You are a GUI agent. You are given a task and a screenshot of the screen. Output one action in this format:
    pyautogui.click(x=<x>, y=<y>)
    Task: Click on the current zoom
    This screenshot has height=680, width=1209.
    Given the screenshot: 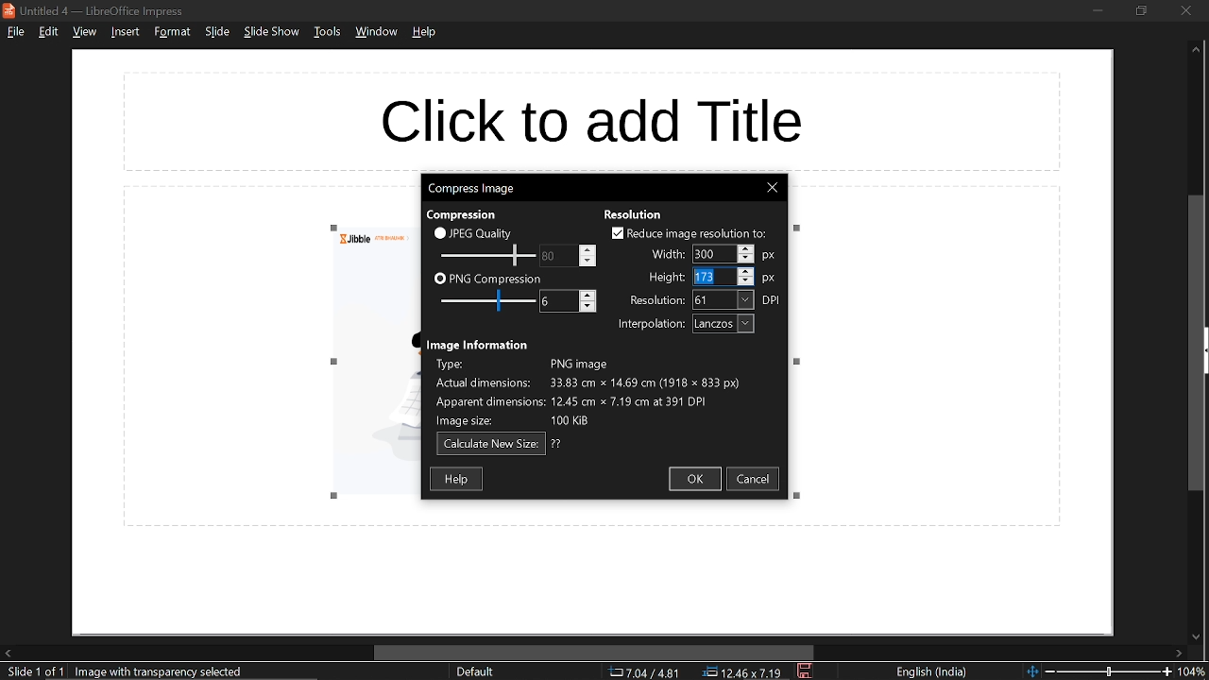 What is the action you would take?
    pyautogui.click(x=1195, y=671)
    